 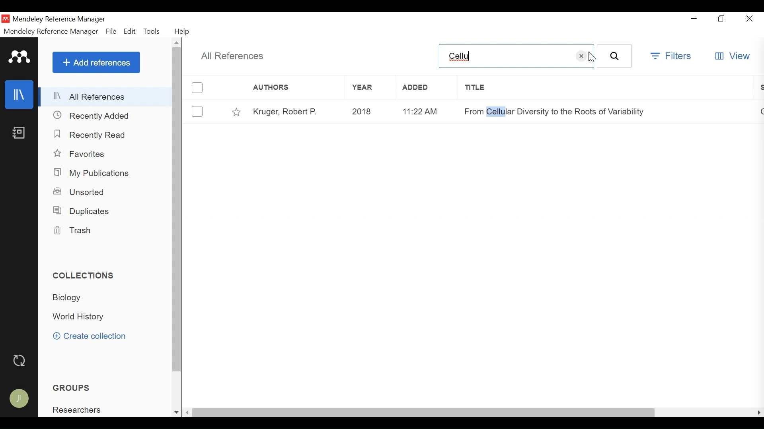 What do you see at coordinates (177, 210) in the screenshot?
I see `Vertical Scroll bar` at bounding box center [177, 210].